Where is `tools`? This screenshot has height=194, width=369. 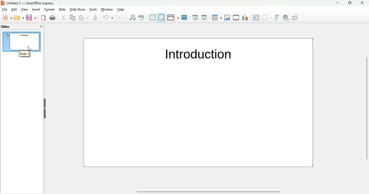 tools is located at coordinates (93, 9).